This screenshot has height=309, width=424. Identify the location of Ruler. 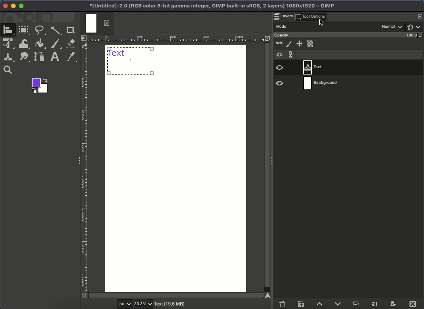
(84, 166).